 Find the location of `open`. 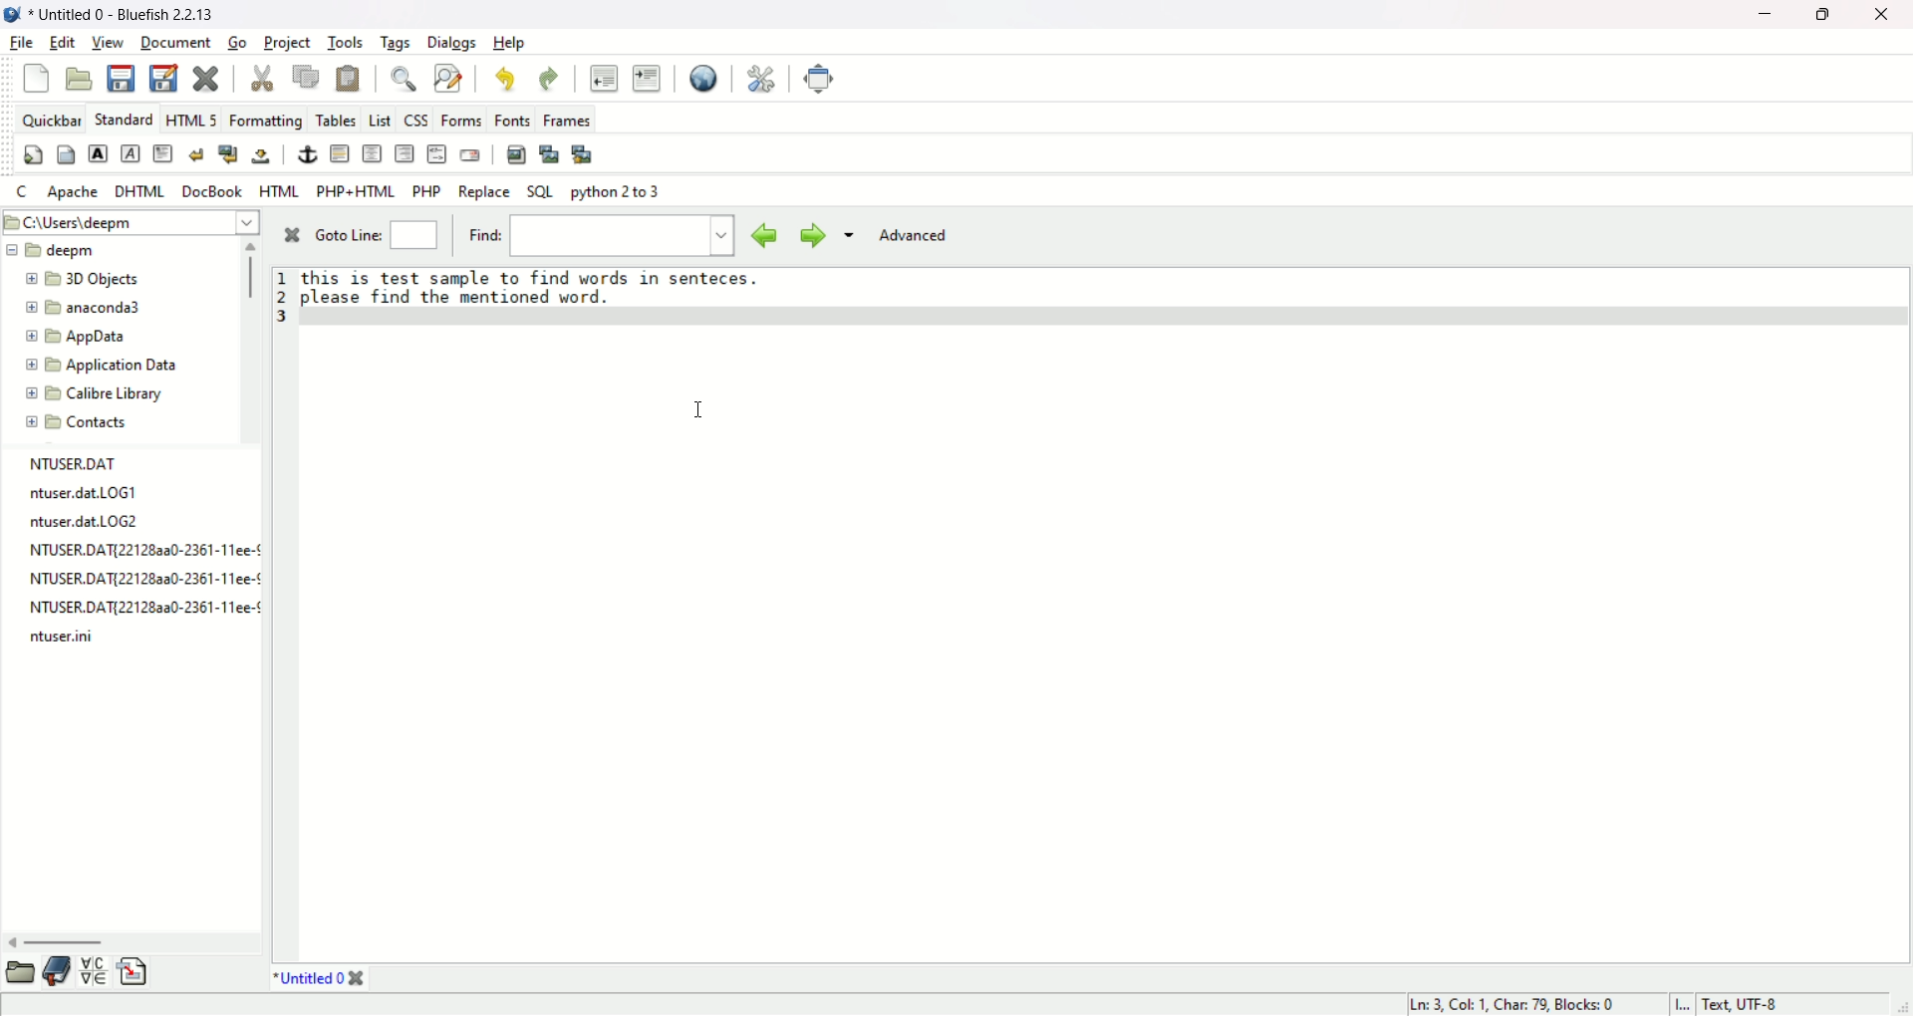

open is located at coordinates (81, 78).